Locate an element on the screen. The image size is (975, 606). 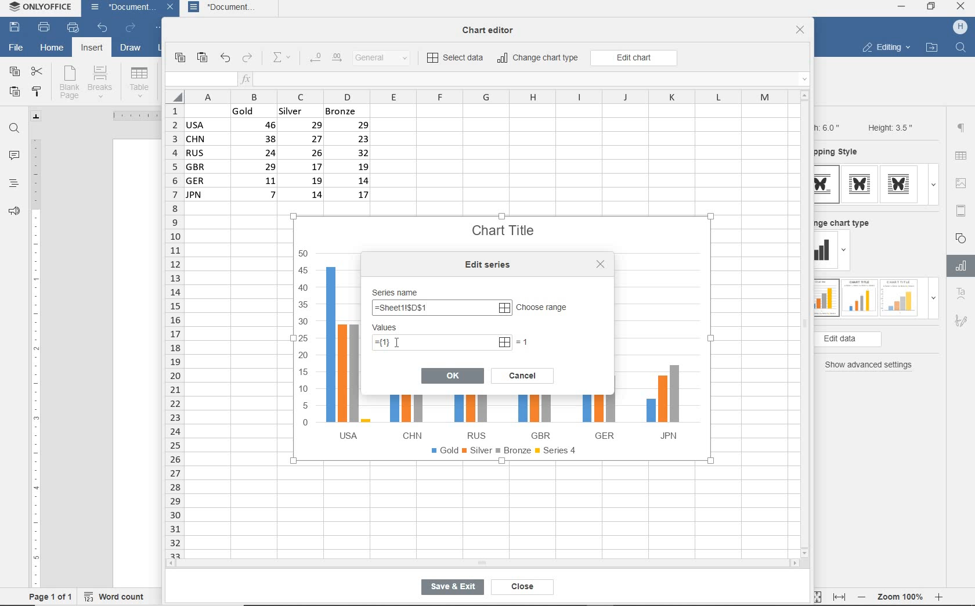
close is located at coordinates (962, 8).